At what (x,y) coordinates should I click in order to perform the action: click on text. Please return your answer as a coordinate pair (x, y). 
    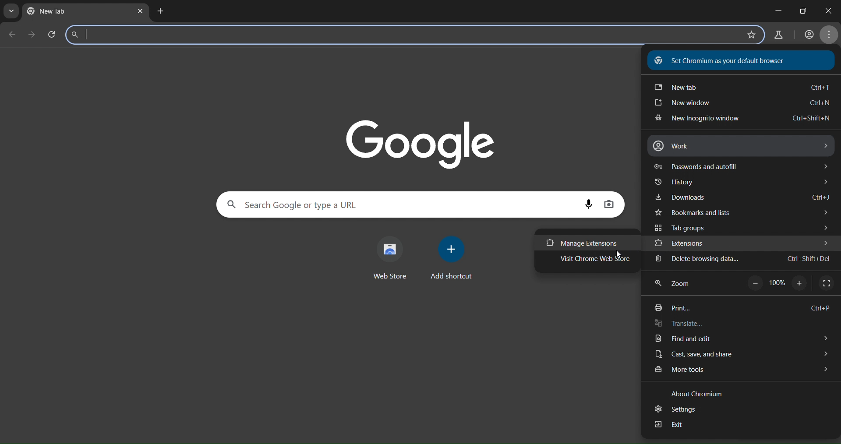
    Looking at the image, I should click on (724, 61).